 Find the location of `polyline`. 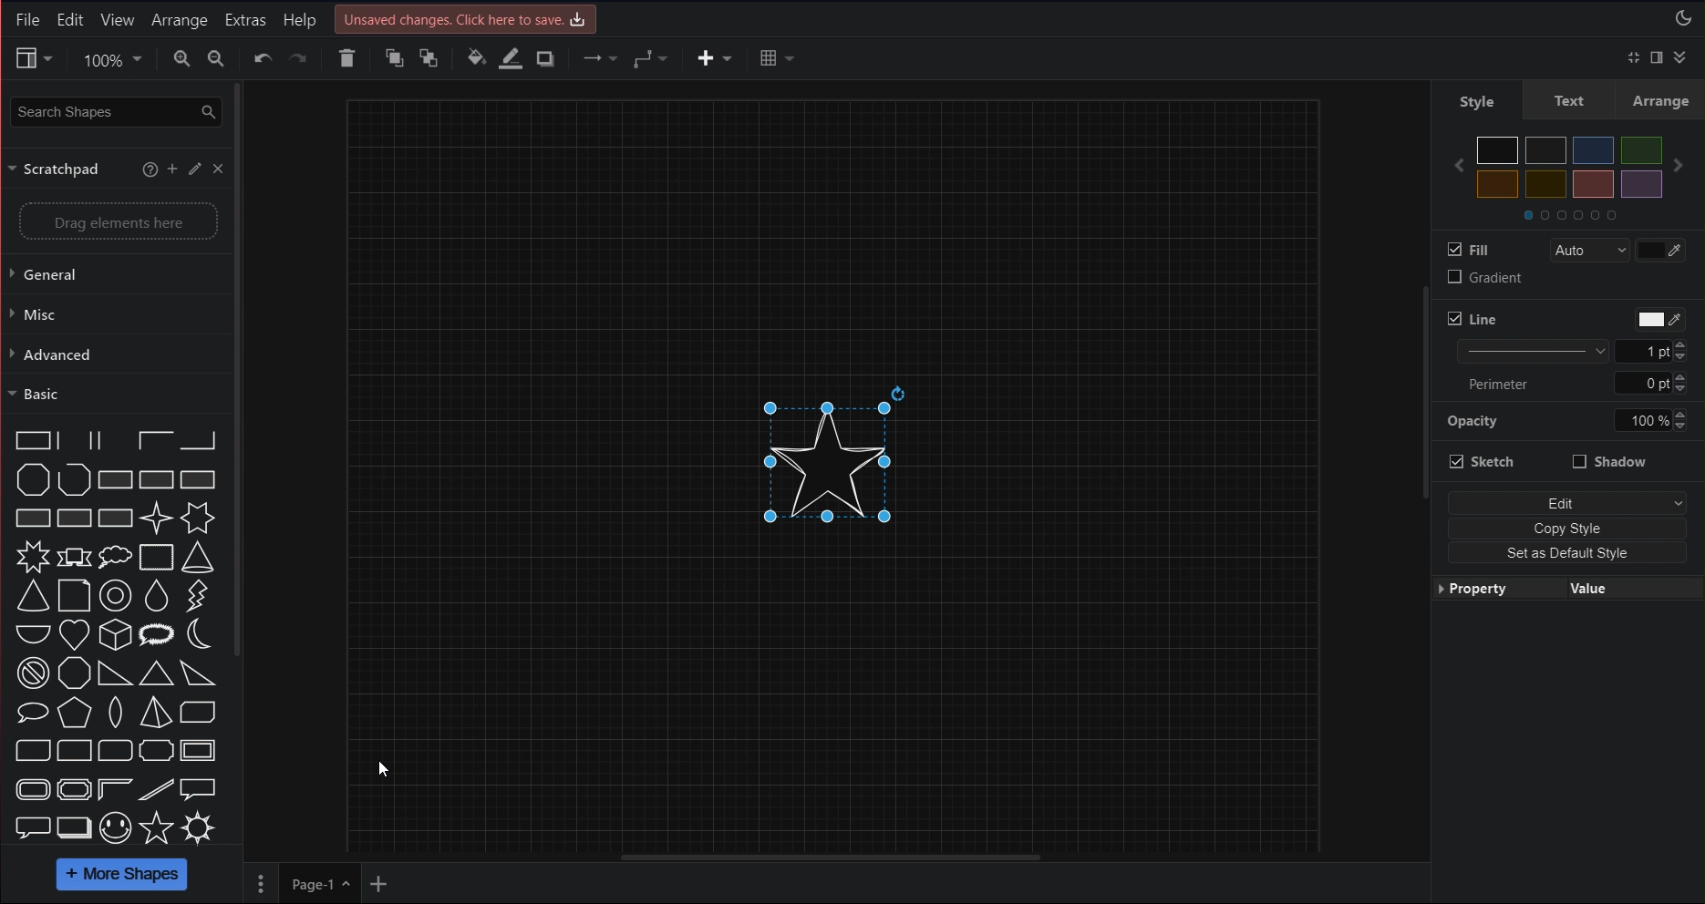

polyline is located at coordinates (75, 479).